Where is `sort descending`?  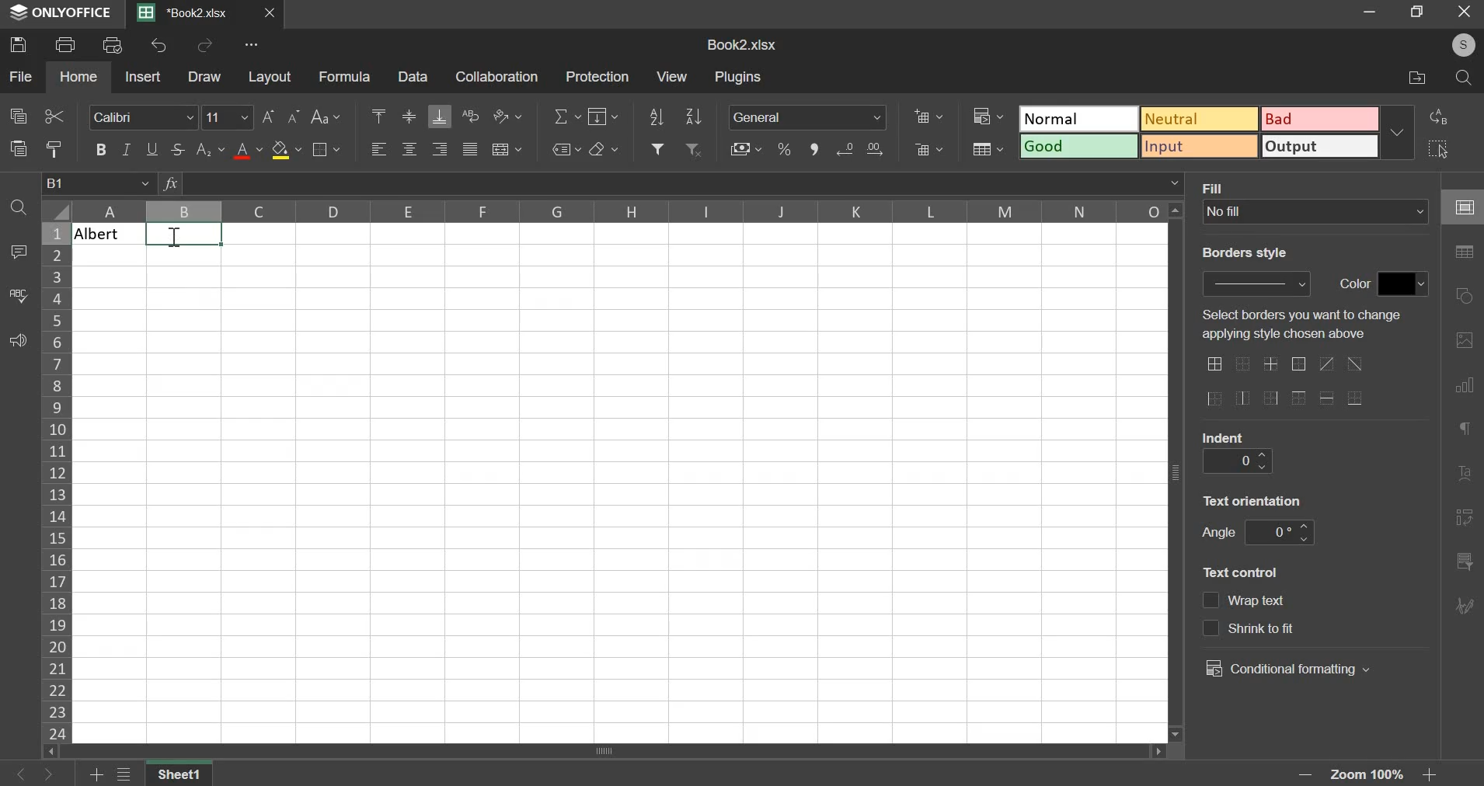 sort descending is located at coordinates (693, 117).